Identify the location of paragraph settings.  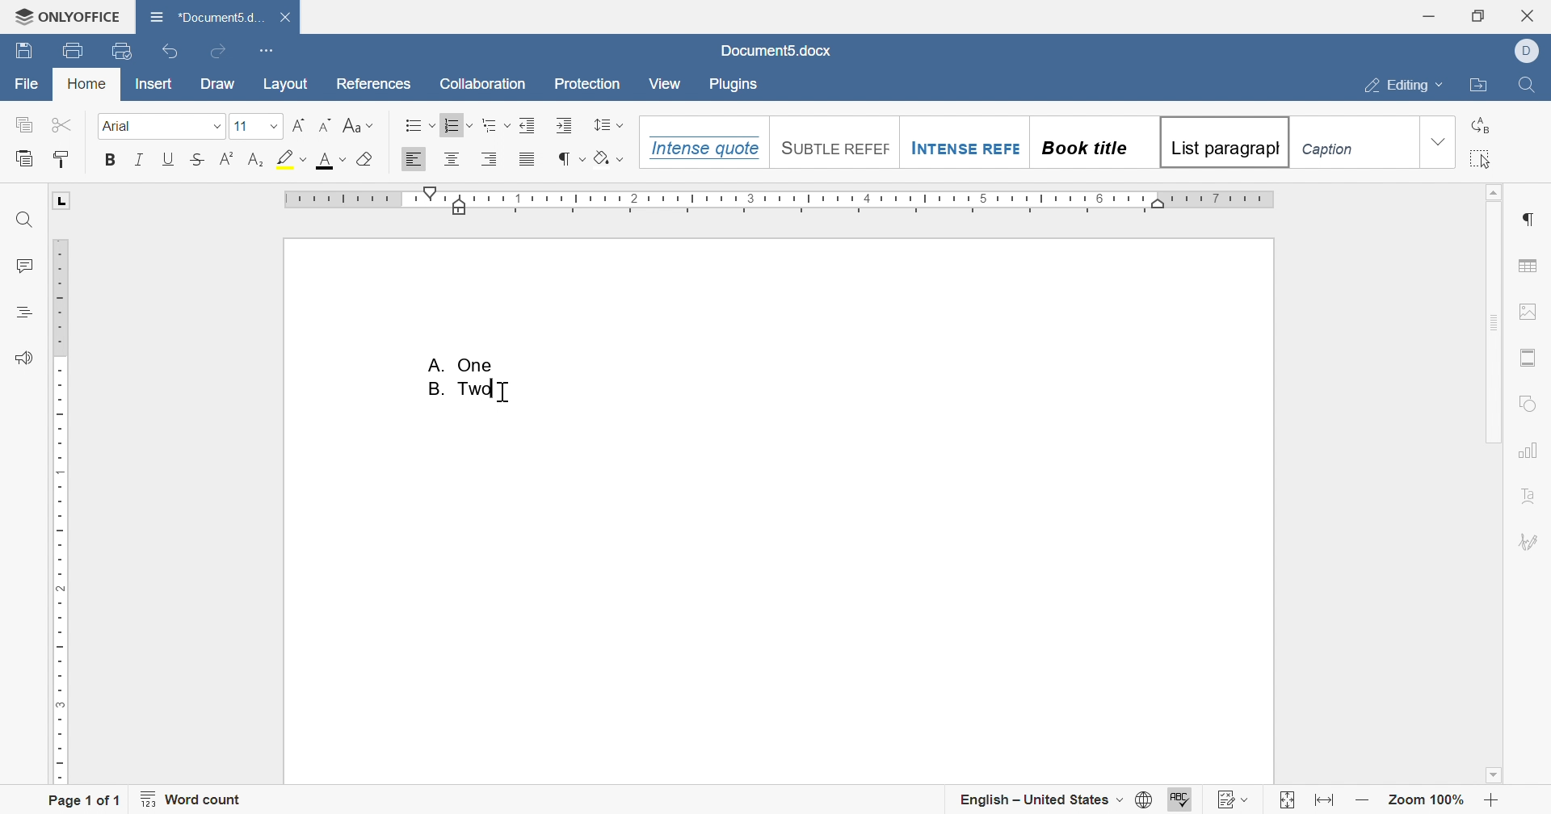
(1529, 220).